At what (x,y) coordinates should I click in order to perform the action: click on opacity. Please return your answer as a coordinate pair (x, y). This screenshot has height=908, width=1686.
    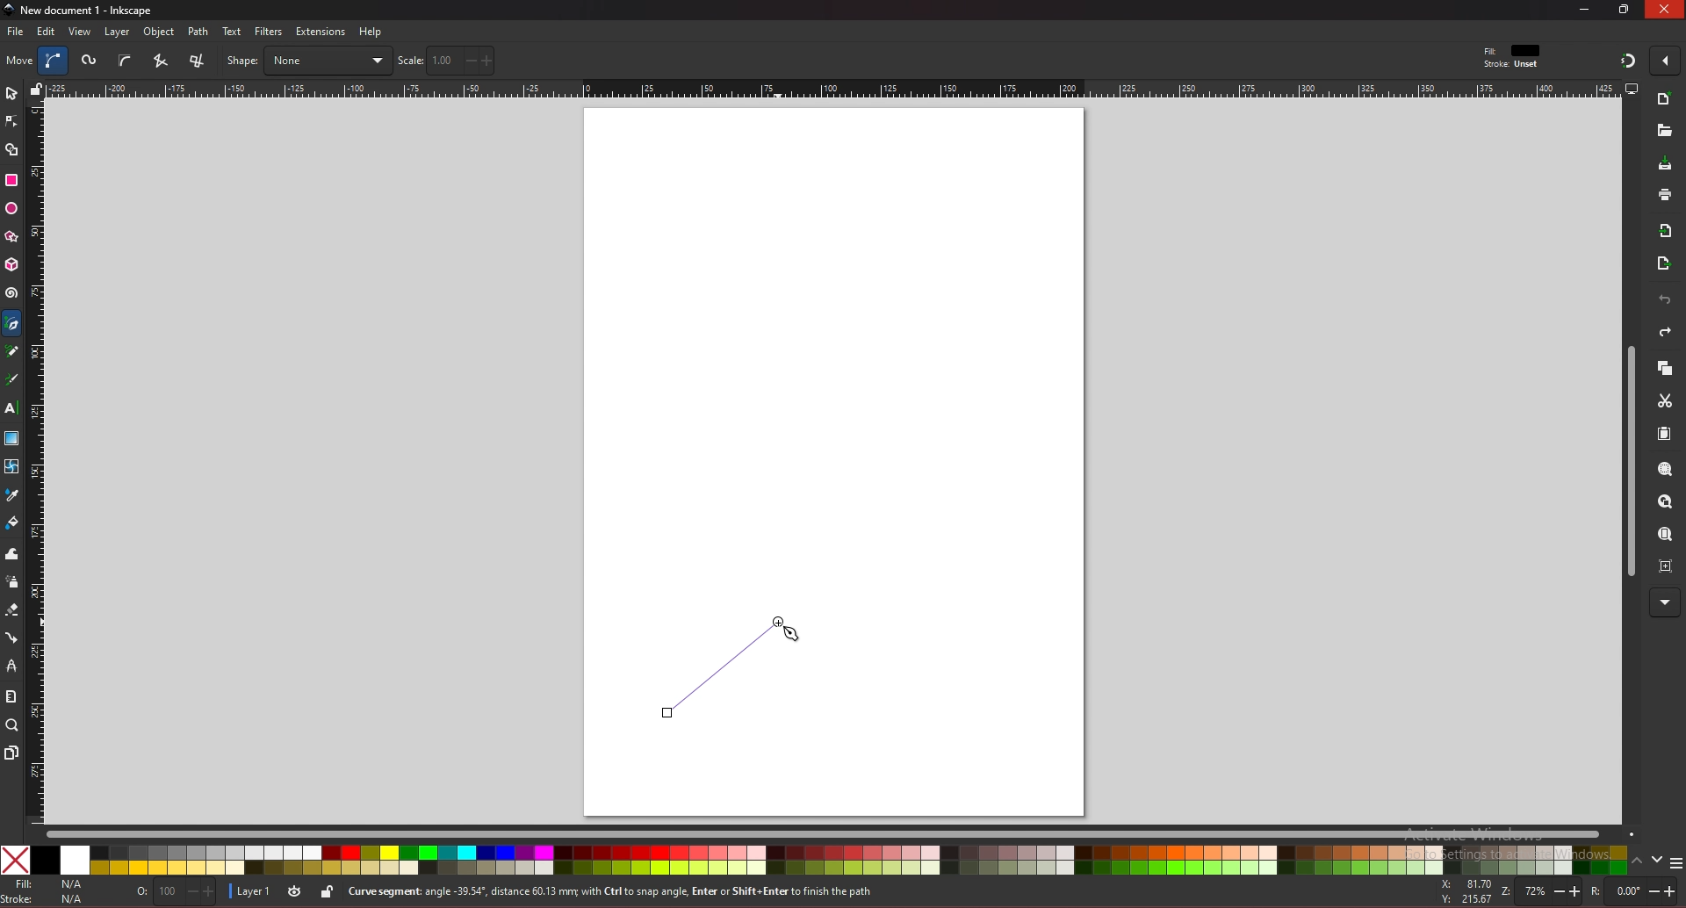
    Looking at the image, I should click on (173, 893).